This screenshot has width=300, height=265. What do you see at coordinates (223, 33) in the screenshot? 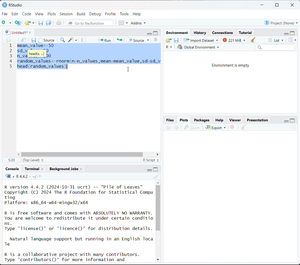
I see `Connections` at bounding box center [223, 33].